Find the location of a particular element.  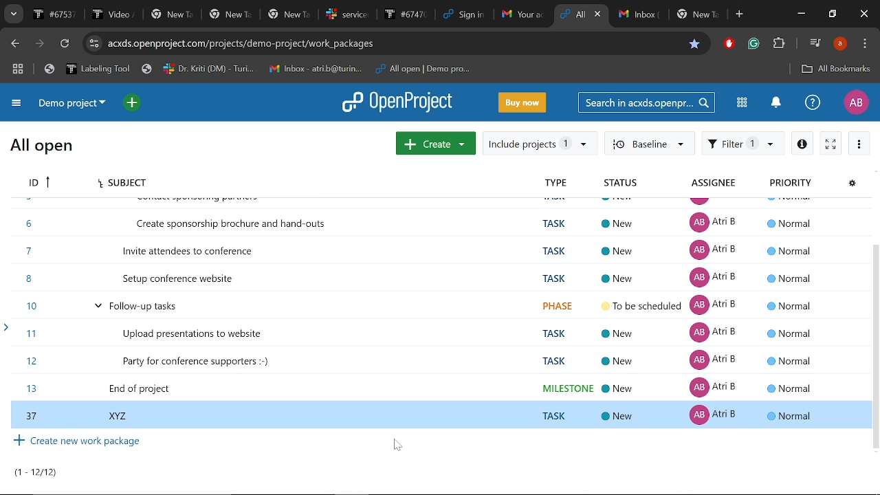

Close is located at coordinates (865, 14).